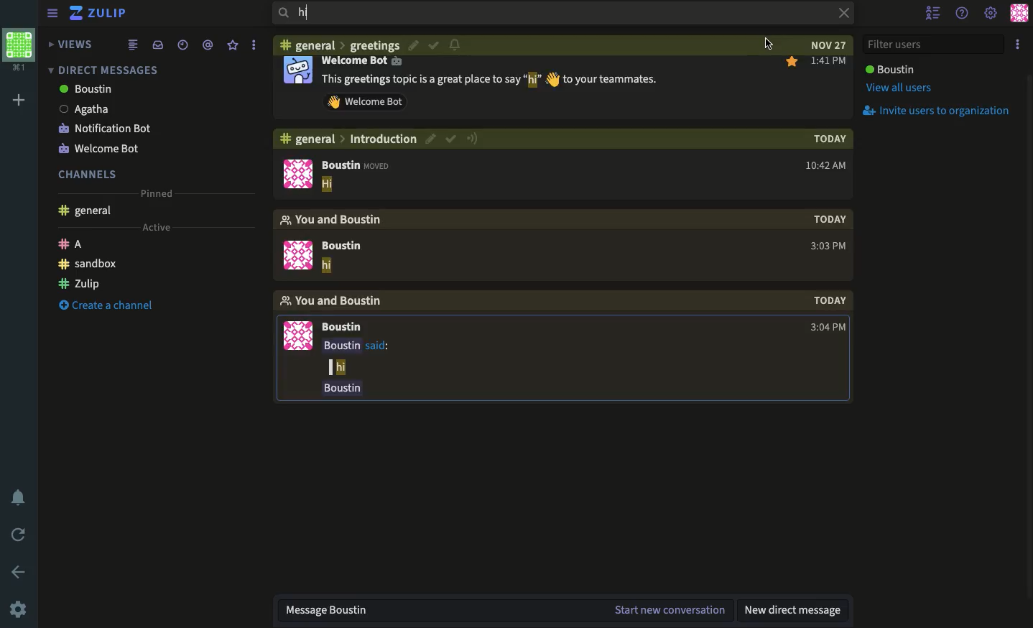 The height and width of the screenshot is (628, 1033). What do you see at coordinates (181, 45) in the screenshot?
I see `Time` at bounding box center [181, 45].